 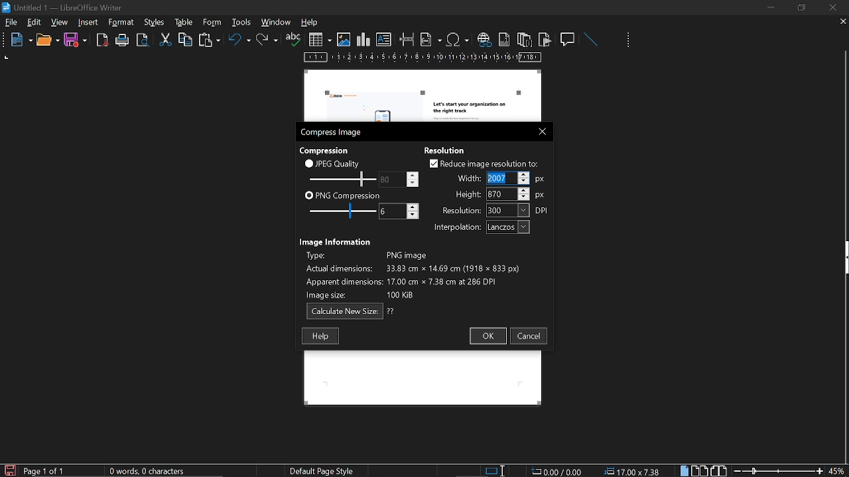 What do you see at coordinates (843, 23) in the screenshot?
I see `close tab` at bounding box center [843, 23].